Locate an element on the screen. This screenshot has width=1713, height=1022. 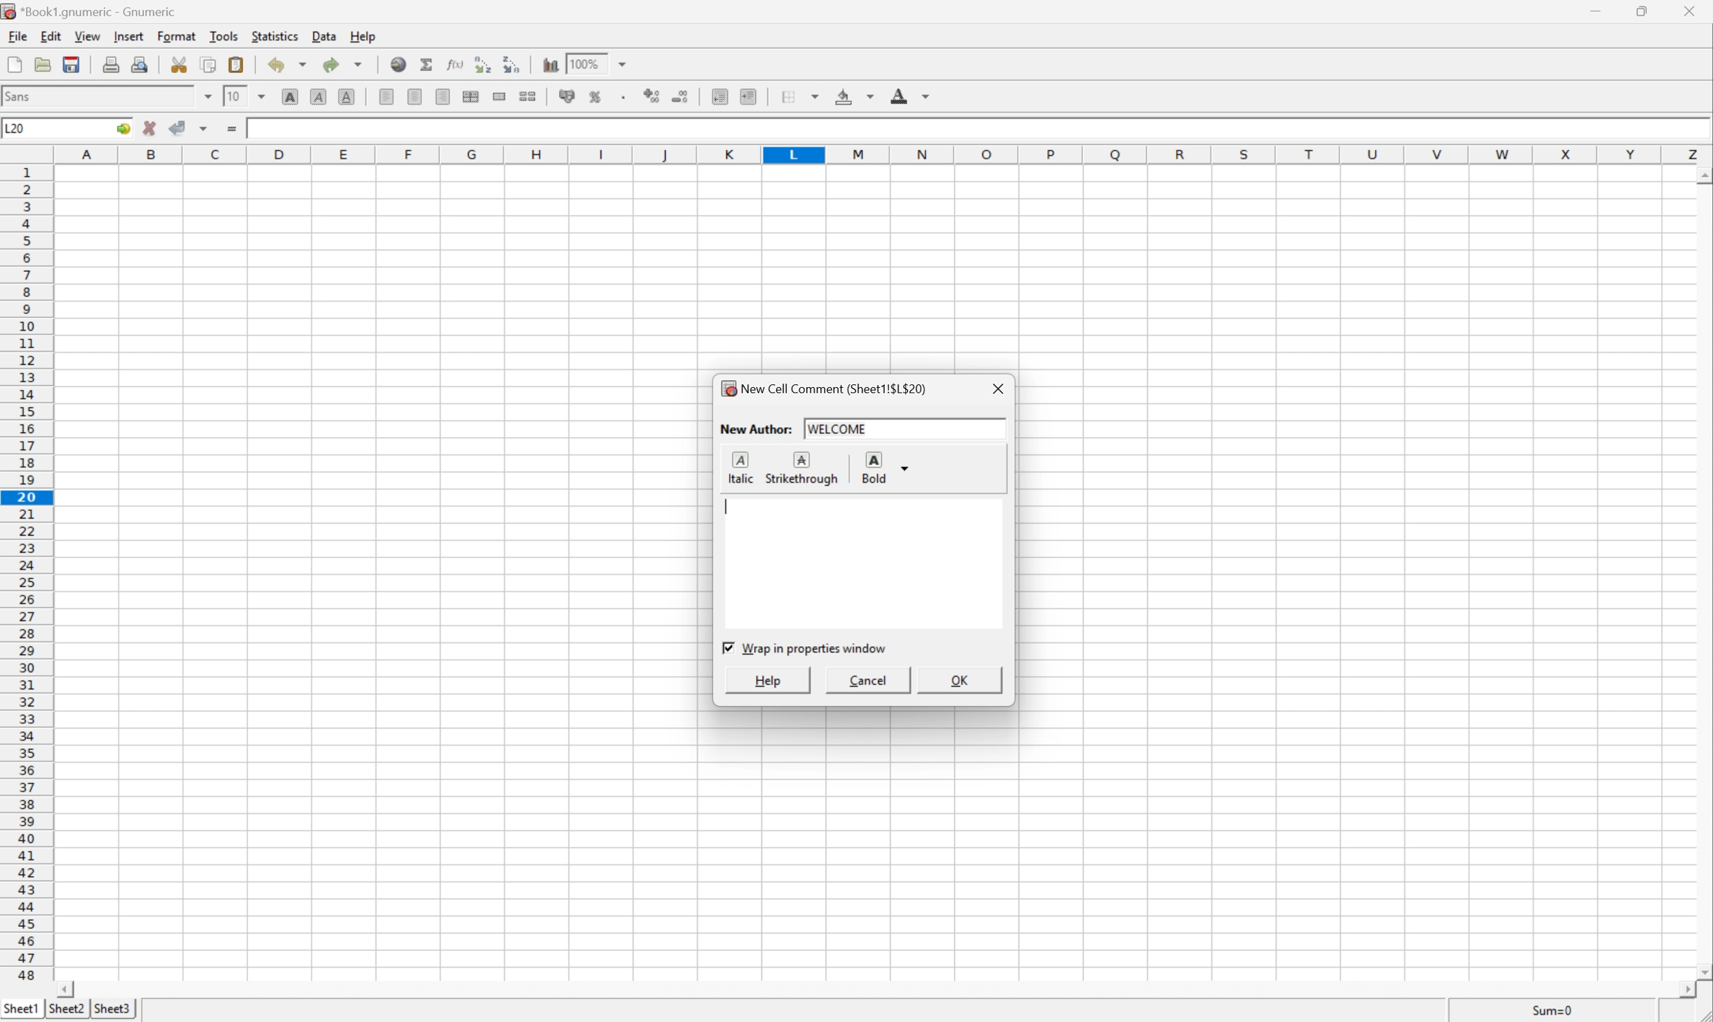
Sum=0 is located at coordinates (1549, 1011).